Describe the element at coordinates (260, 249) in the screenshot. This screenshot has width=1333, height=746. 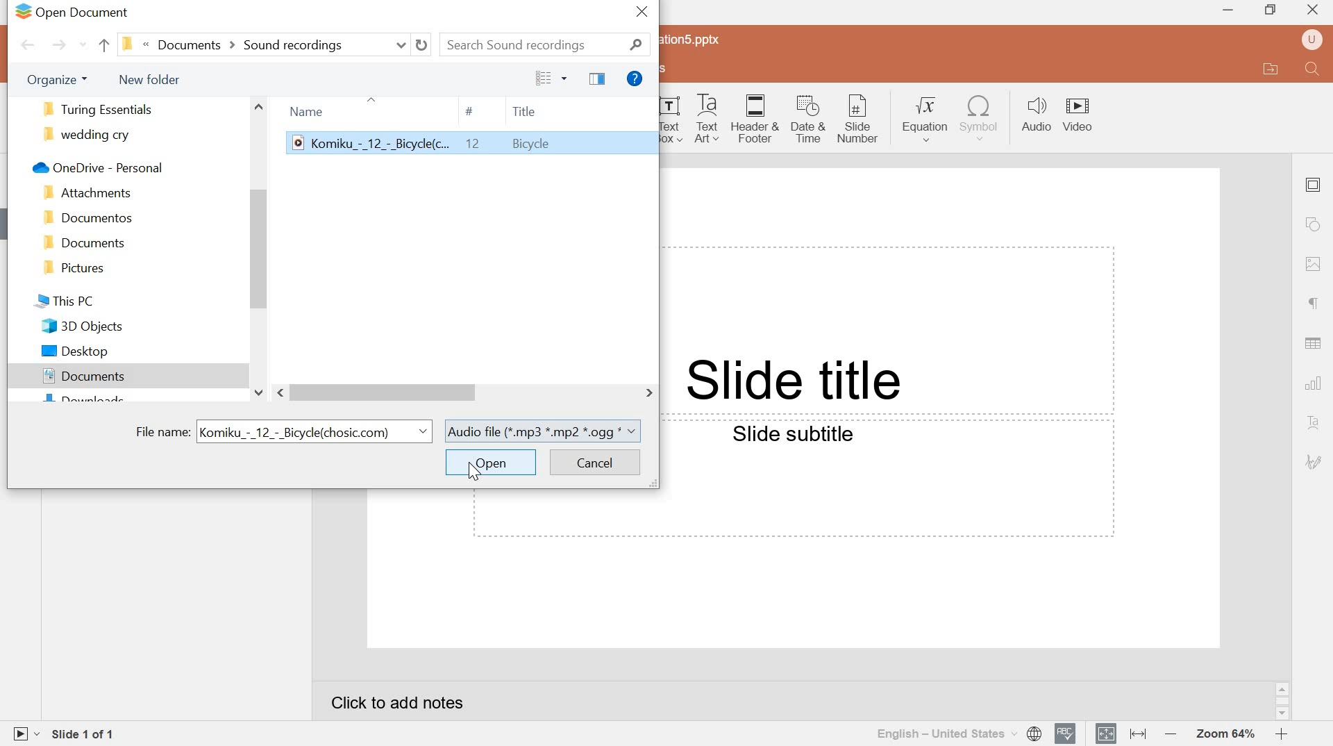
I see `scroll bar` at that location.